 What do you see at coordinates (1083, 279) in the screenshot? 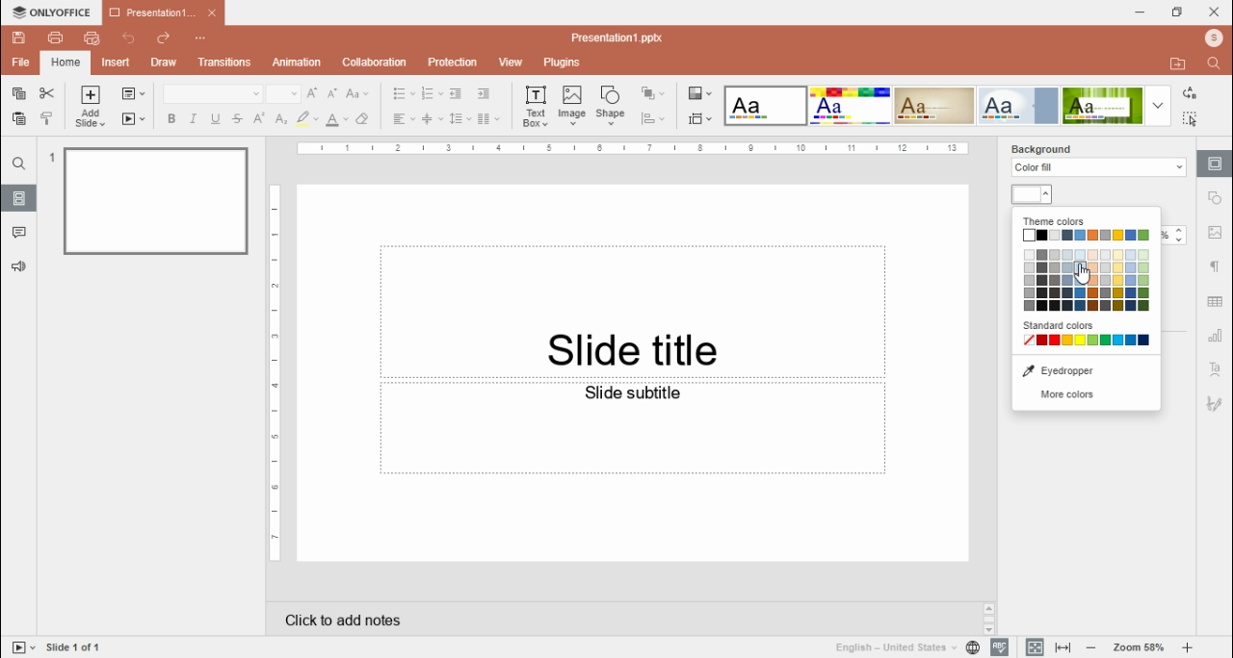
I see `pointer cursor` at bounding box center [1083, 279].